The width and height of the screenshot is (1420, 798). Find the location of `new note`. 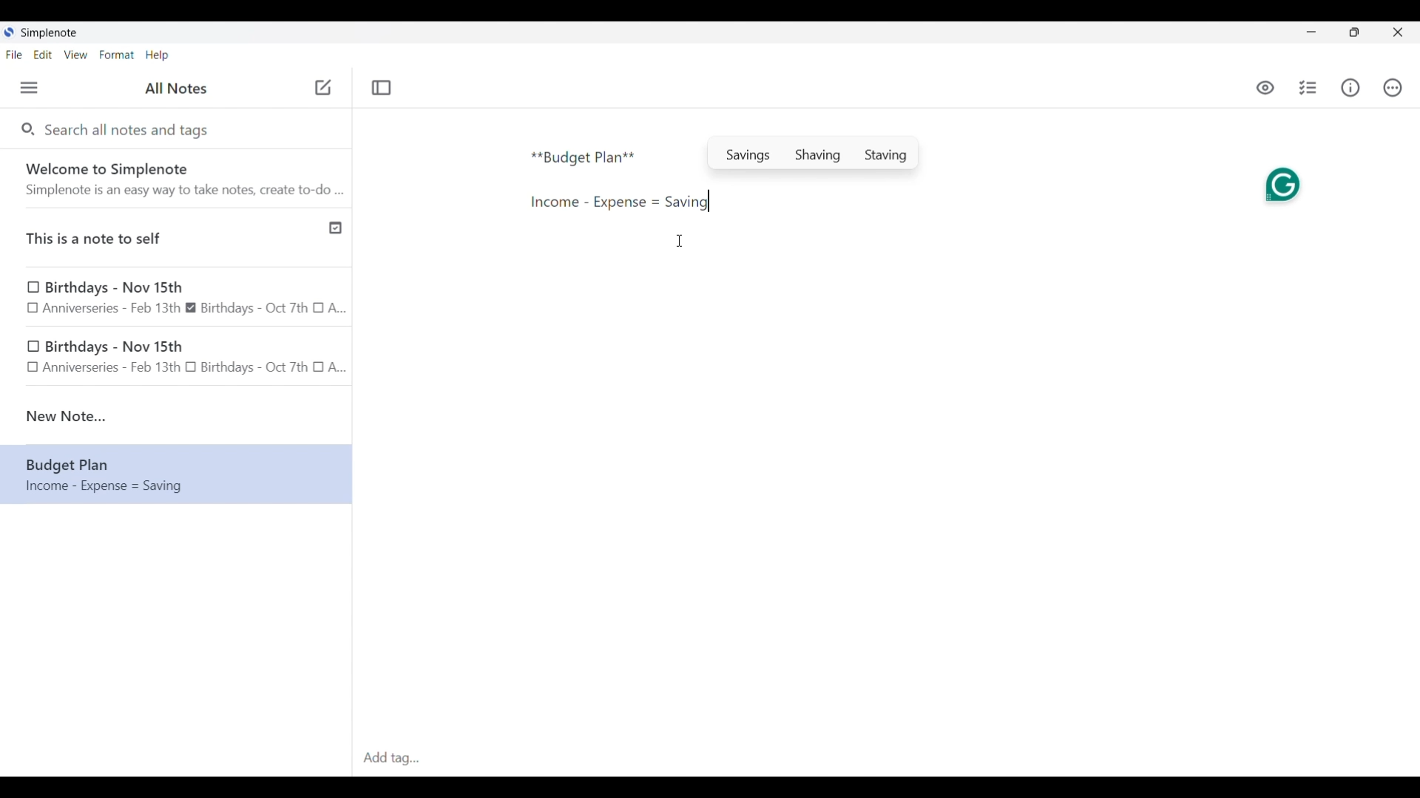

new note is located at coordinates (176, 416).